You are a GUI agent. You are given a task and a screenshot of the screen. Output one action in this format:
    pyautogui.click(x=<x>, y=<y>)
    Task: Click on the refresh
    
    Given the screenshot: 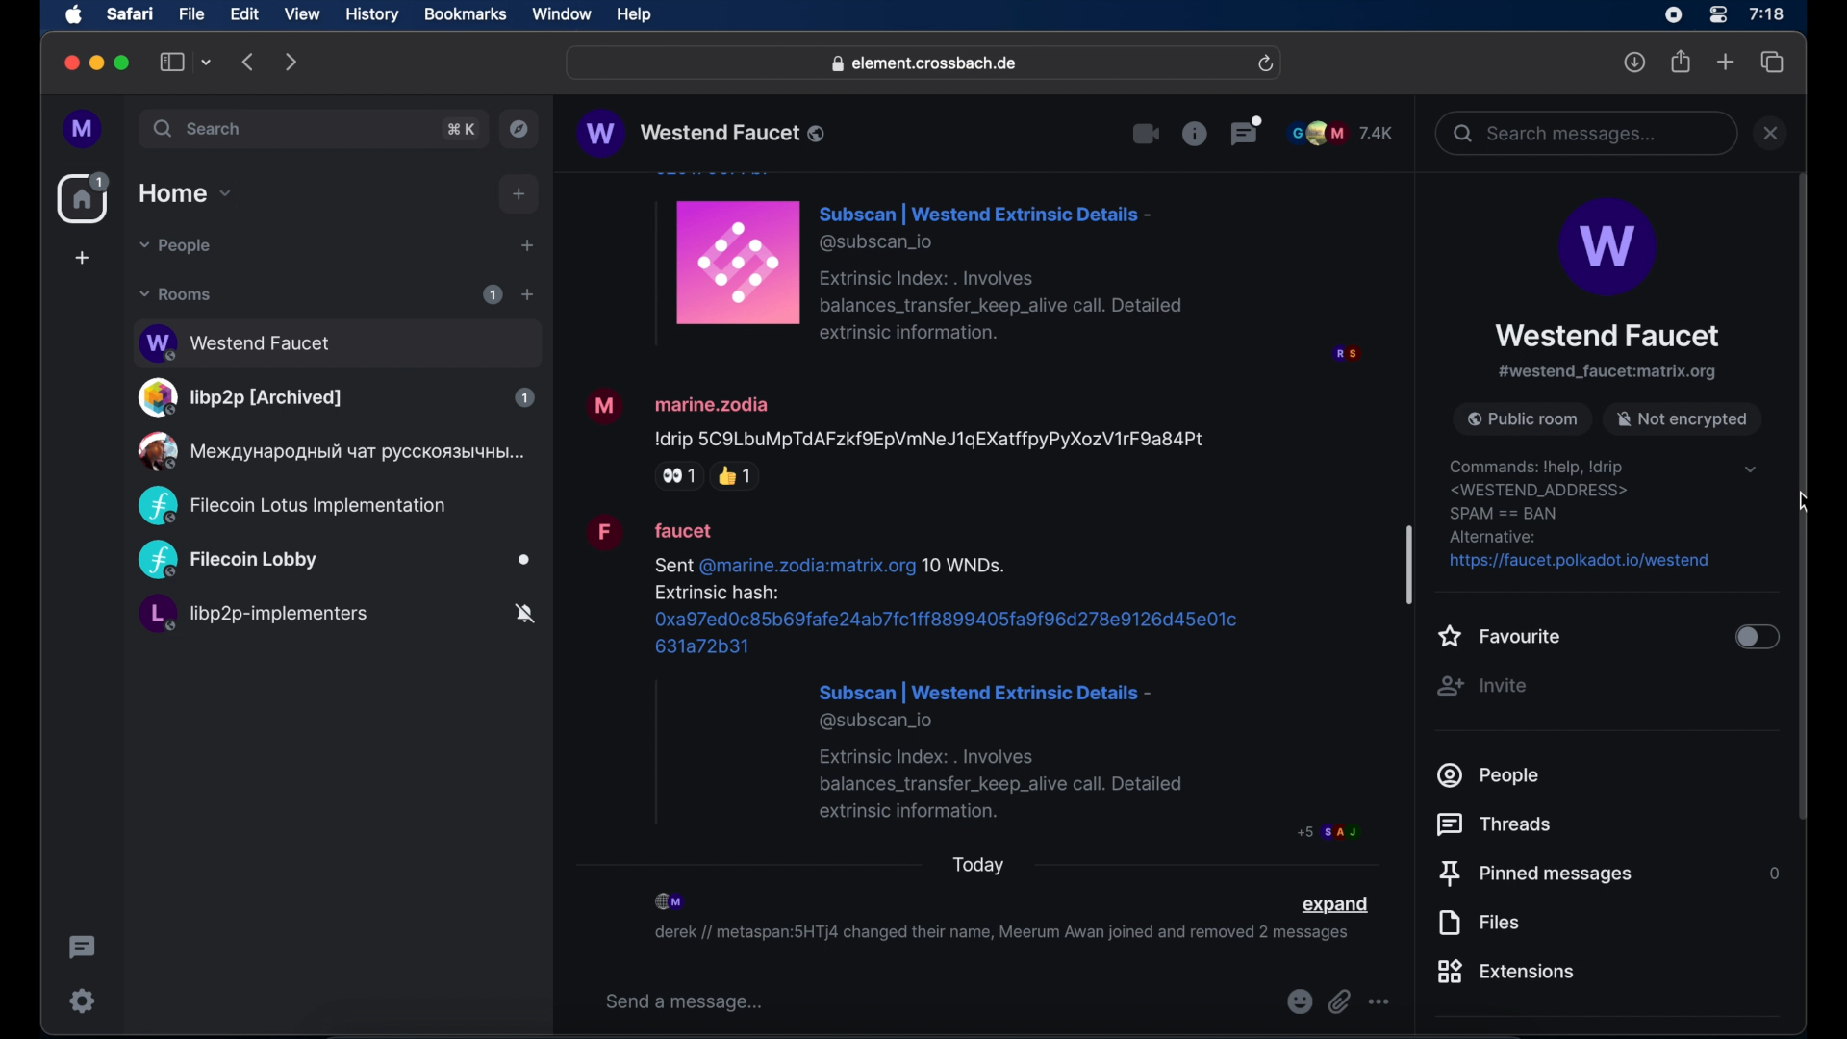 What is the action you would take?
    pyautogui.click(x=1265, y=64)
    